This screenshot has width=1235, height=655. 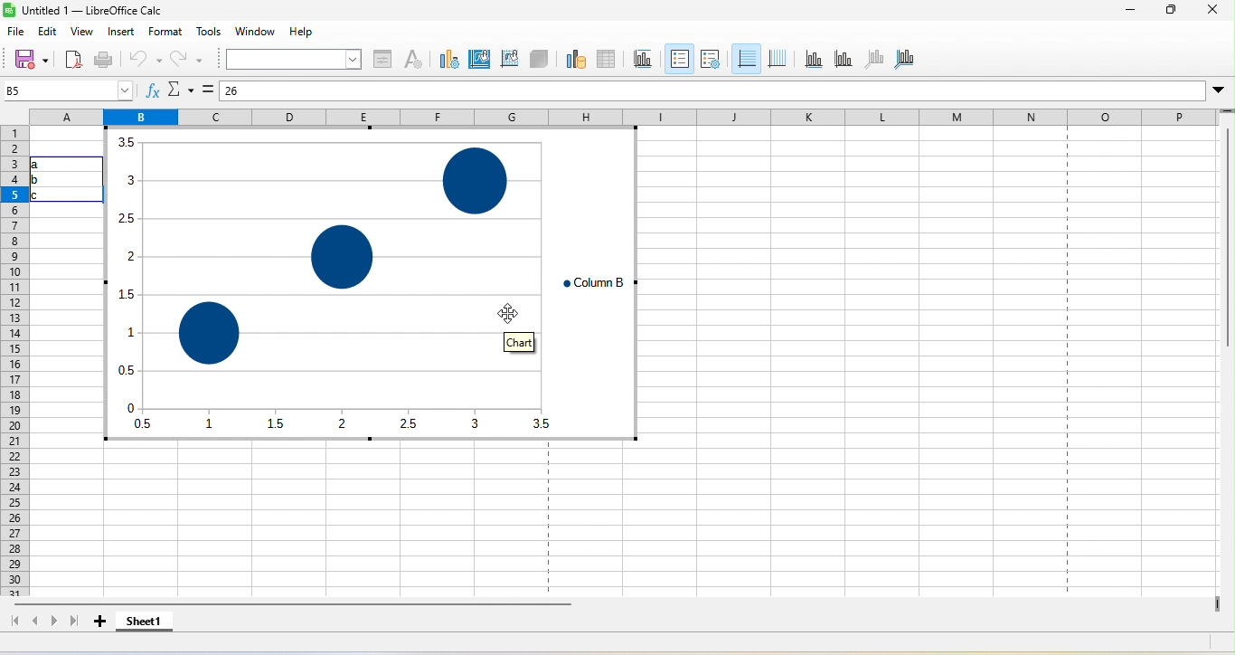 I want to click on sheet 1, so click(x=146, y=624).